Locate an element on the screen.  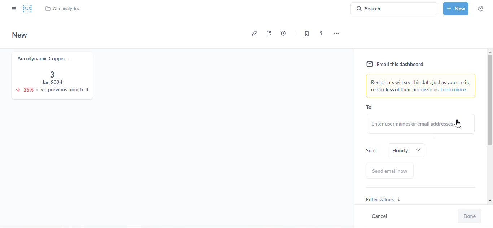
cursor is located at coordinates (458, 124).